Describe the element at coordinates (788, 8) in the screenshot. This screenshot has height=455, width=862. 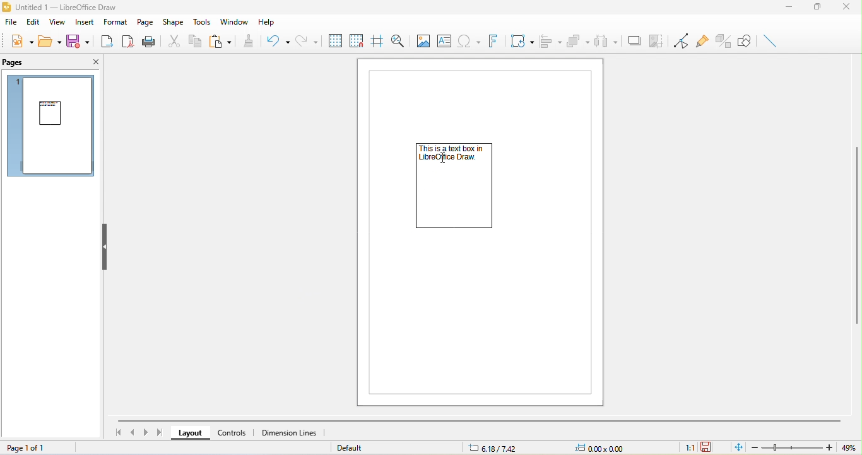
I see `minimize` at that location.